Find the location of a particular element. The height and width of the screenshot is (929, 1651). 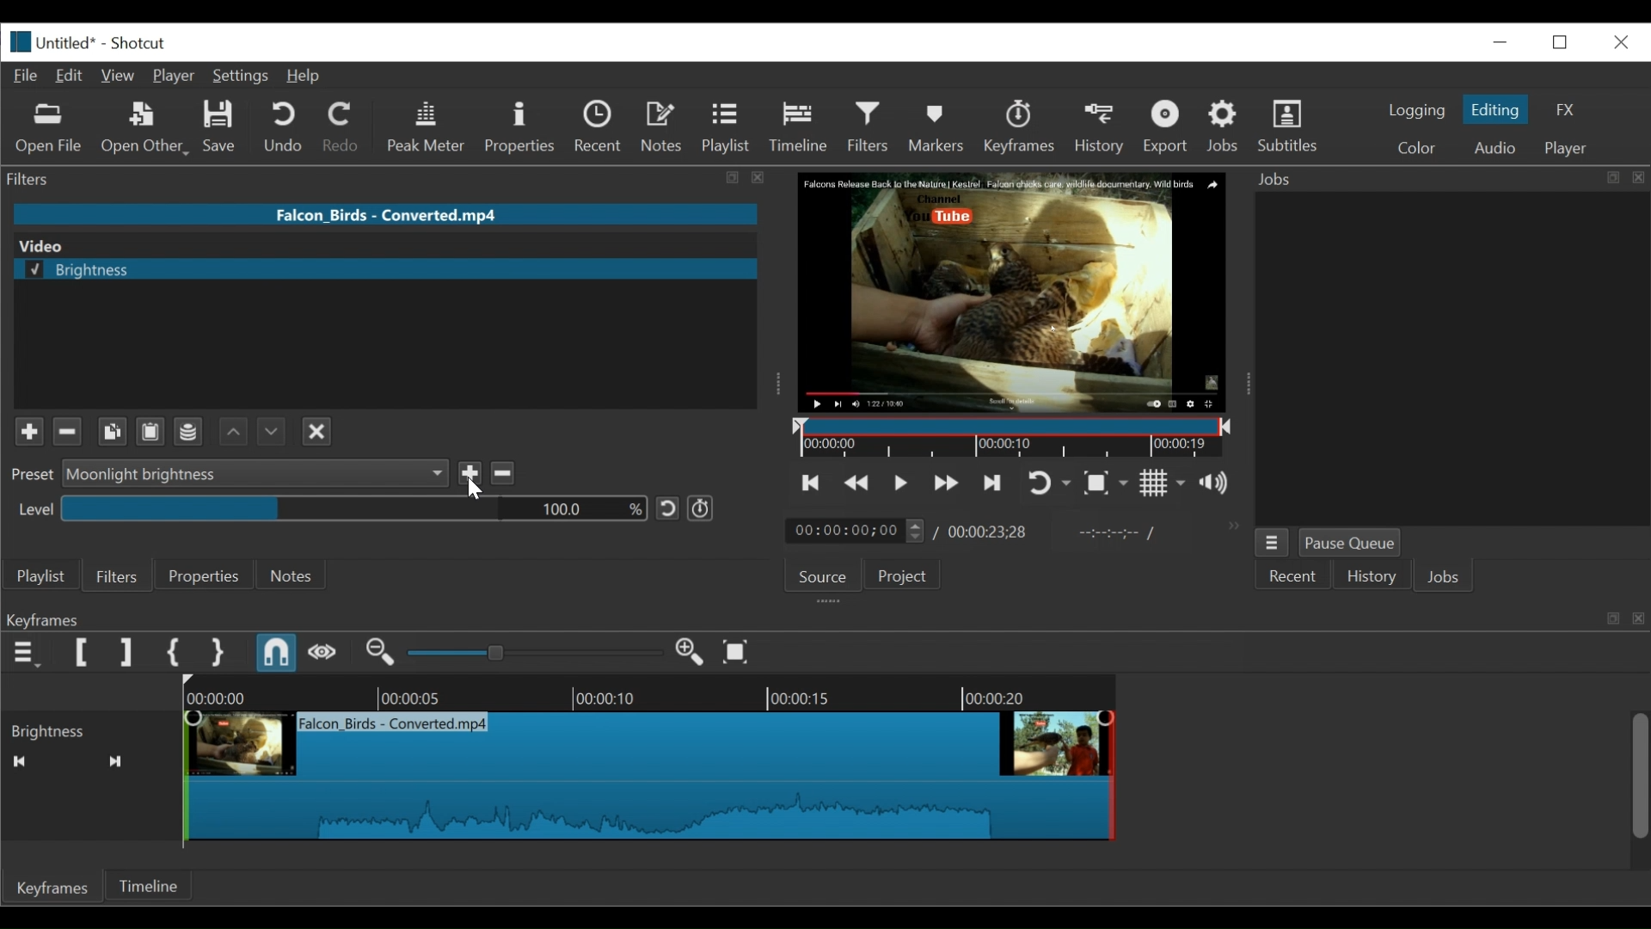

FX is located at coordinates (1565, 110).